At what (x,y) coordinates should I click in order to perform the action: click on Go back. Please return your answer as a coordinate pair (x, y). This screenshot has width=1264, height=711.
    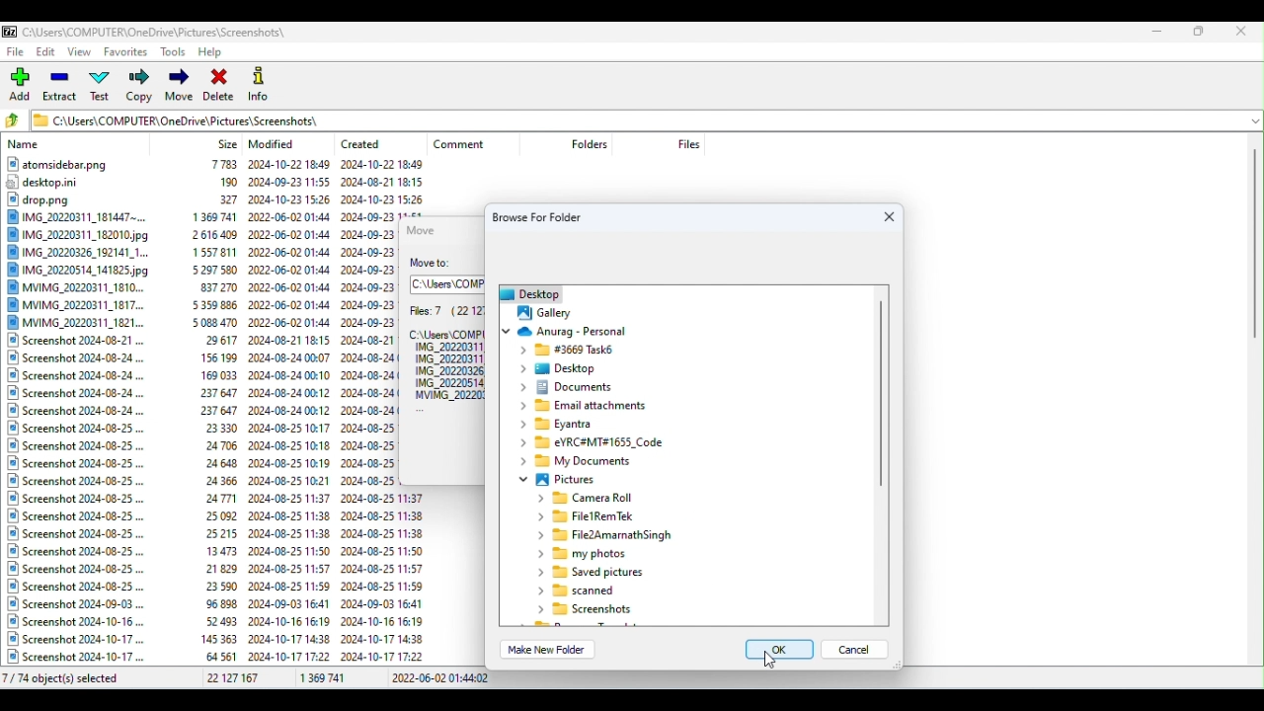
    Looking at the image, I should click on (16, 121).